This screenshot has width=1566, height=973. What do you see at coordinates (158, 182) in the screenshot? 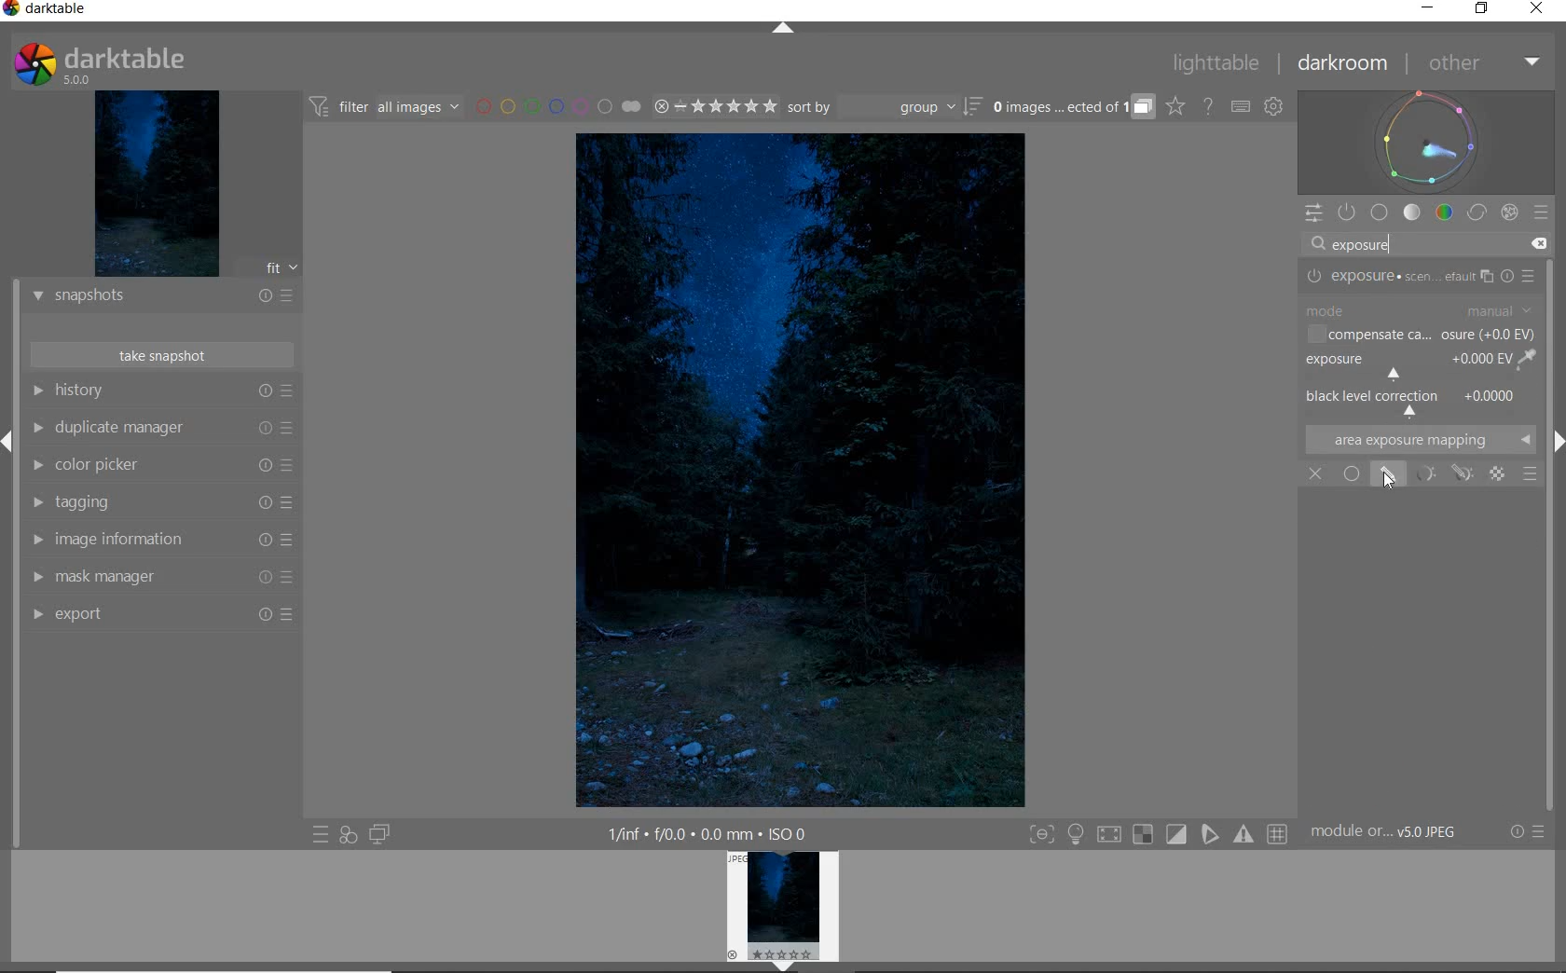
I see `IMAGE PREVIEW` at bounding box center [158, 182].